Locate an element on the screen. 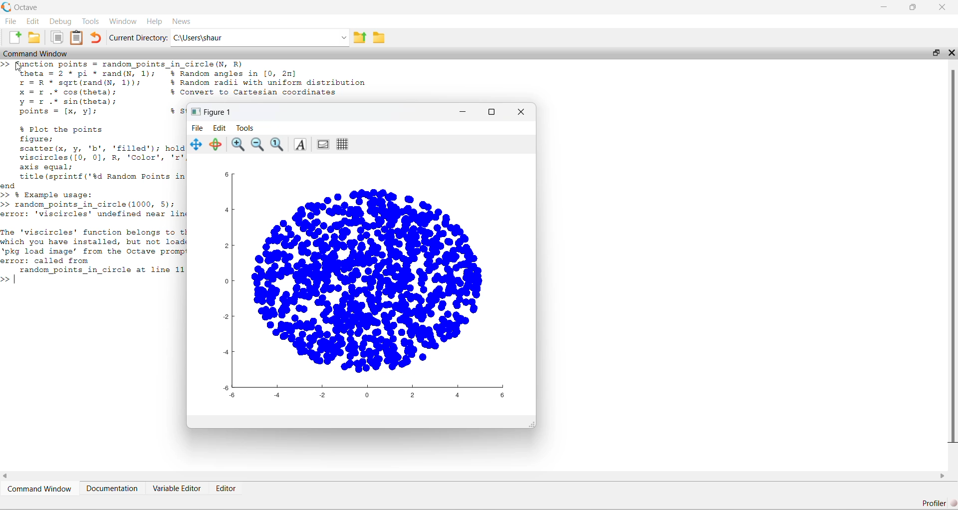  Figure 1 is located at coordinates (211, 112).